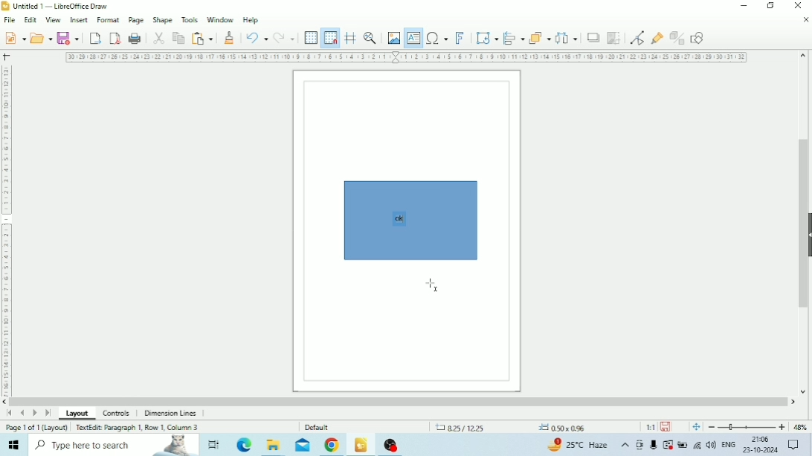  What do you see at coordinates (370, 39) in the screenshot?
I see `Zoom & Pan` at bounding box center [370, 39].